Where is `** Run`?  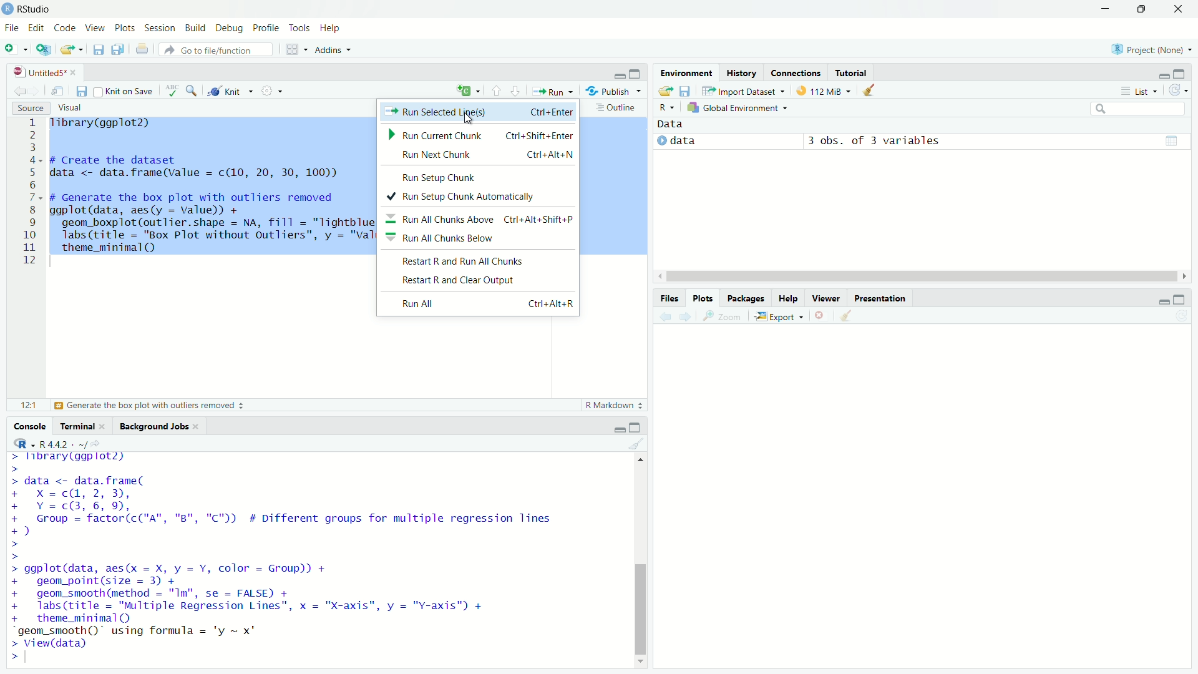 ** Run is located at coordinates (552, 93).